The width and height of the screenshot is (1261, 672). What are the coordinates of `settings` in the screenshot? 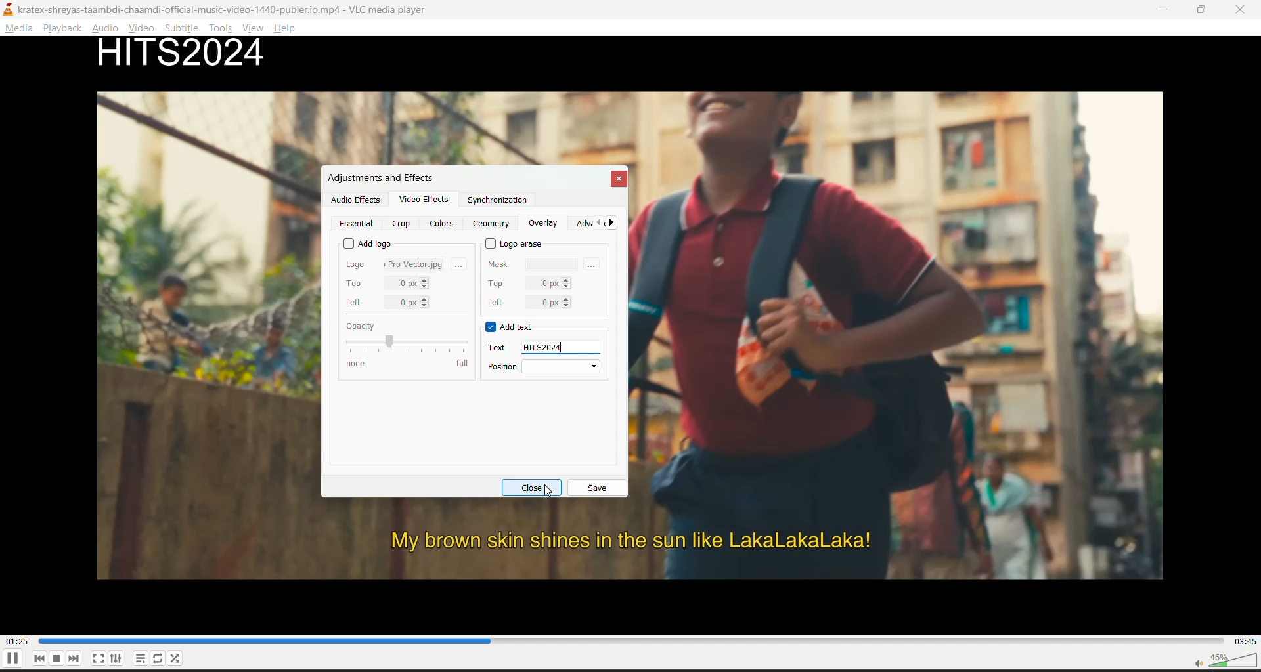 It's located at (118, 659).